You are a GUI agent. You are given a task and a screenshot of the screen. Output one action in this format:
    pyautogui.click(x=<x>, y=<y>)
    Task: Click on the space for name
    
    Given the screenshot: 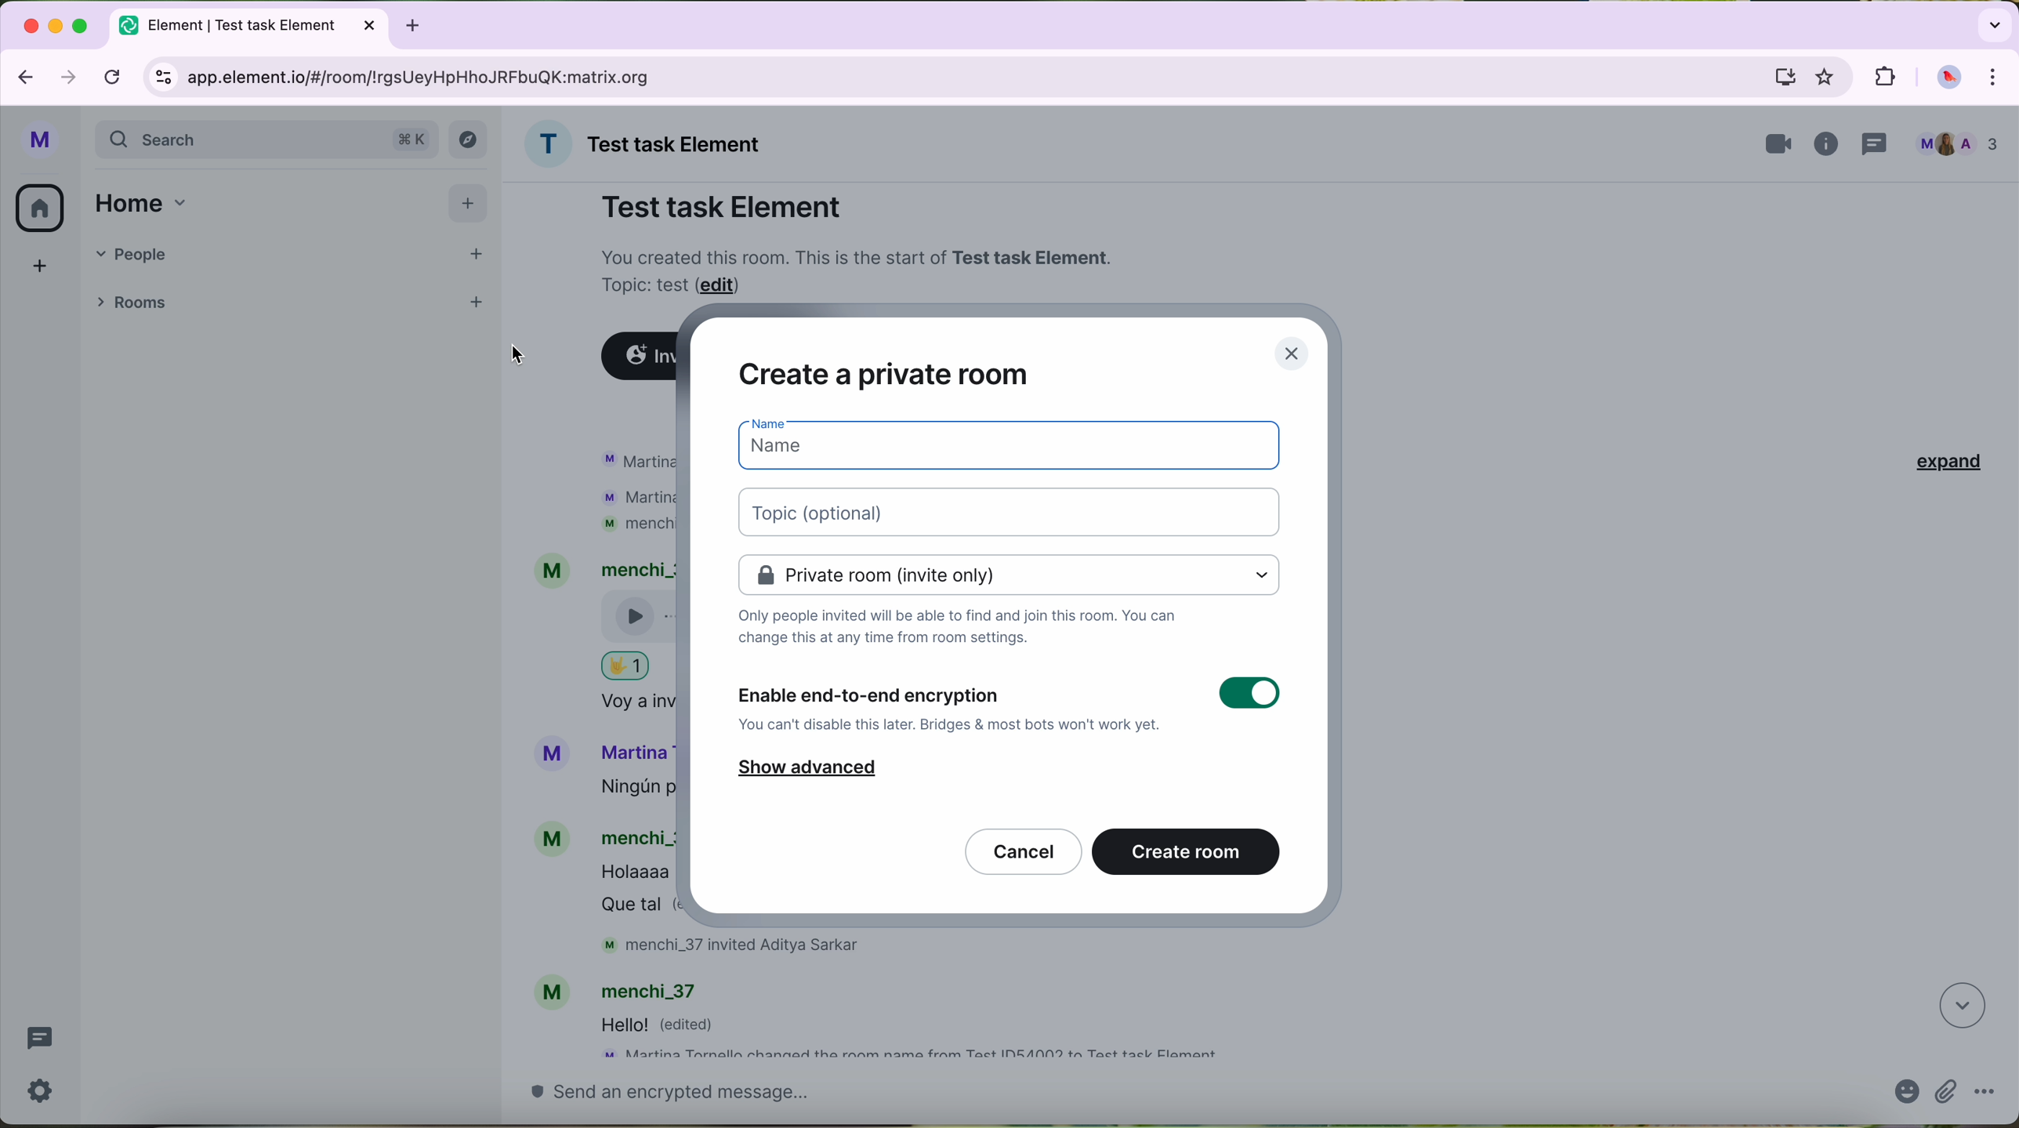 What is the action you would take?
    pyautogui.click(x=1009, y=446)
    